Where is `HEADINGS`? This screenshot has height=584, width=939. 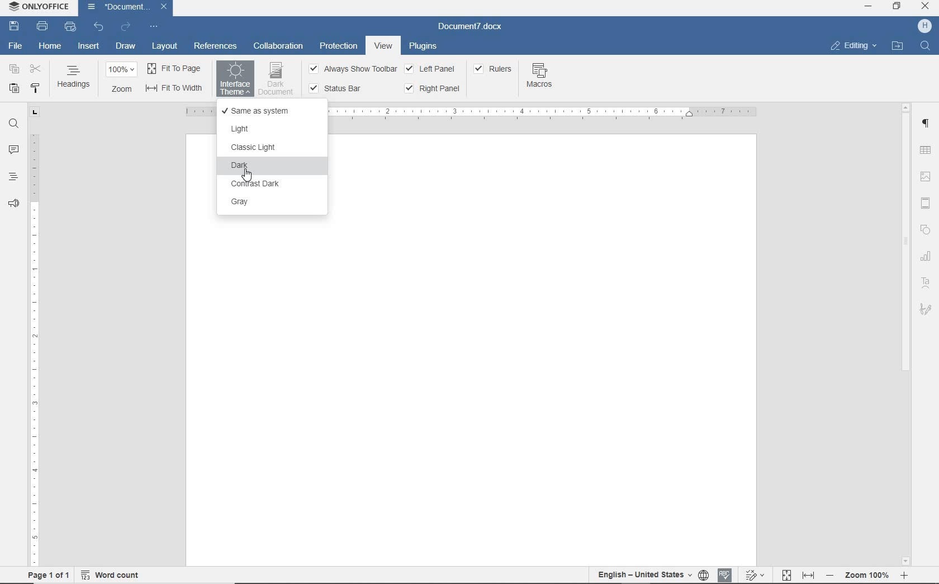
HEADINGS is located at coordinates (74, 78).